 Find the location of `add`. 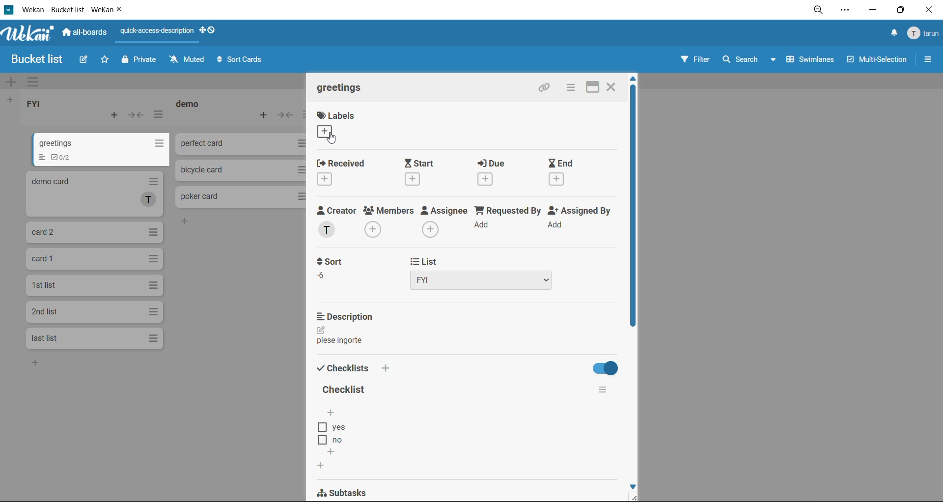

add is located at coordinates (36, 365).